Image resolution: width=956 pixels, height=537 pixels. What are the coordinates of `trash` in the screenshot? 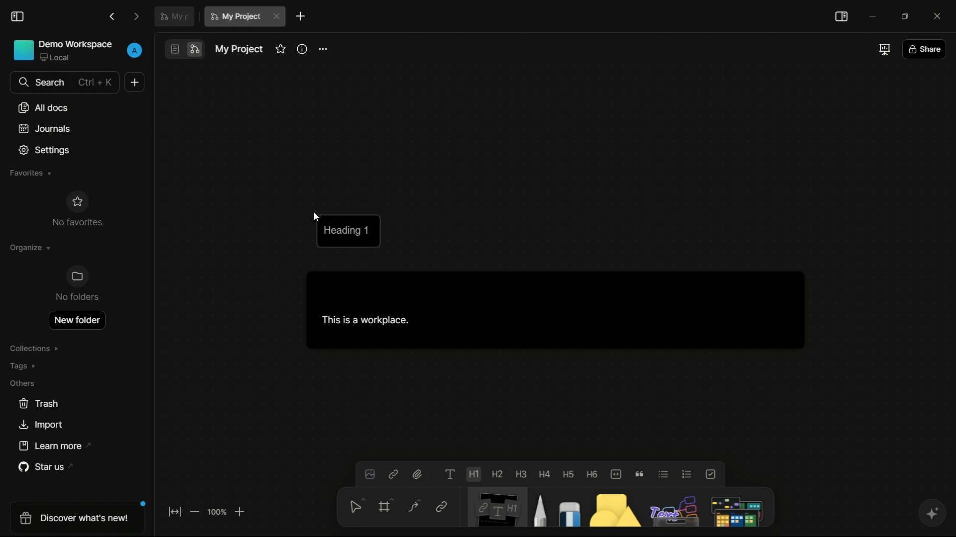 It's located at (40, 404).